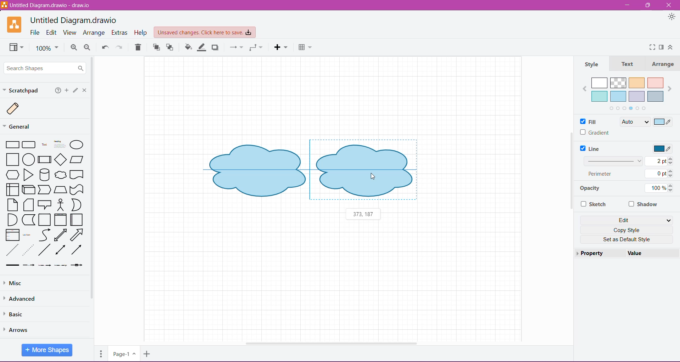 The width and height of the screenshot is (680, 362). I want to click on Set Line Width 2 pt, so click(629, 162).